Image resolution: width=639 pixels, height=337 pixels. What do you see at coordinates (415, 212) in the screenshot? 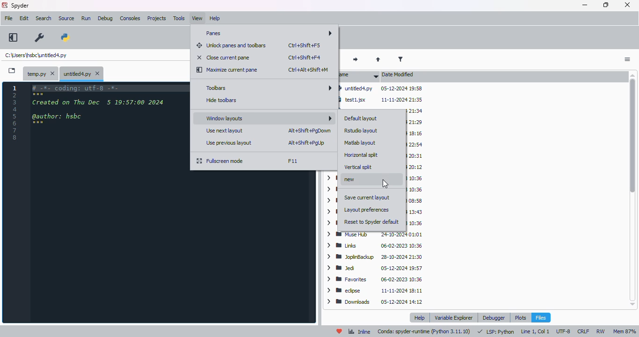
I see `one drive` at bounding box center [415, 212].